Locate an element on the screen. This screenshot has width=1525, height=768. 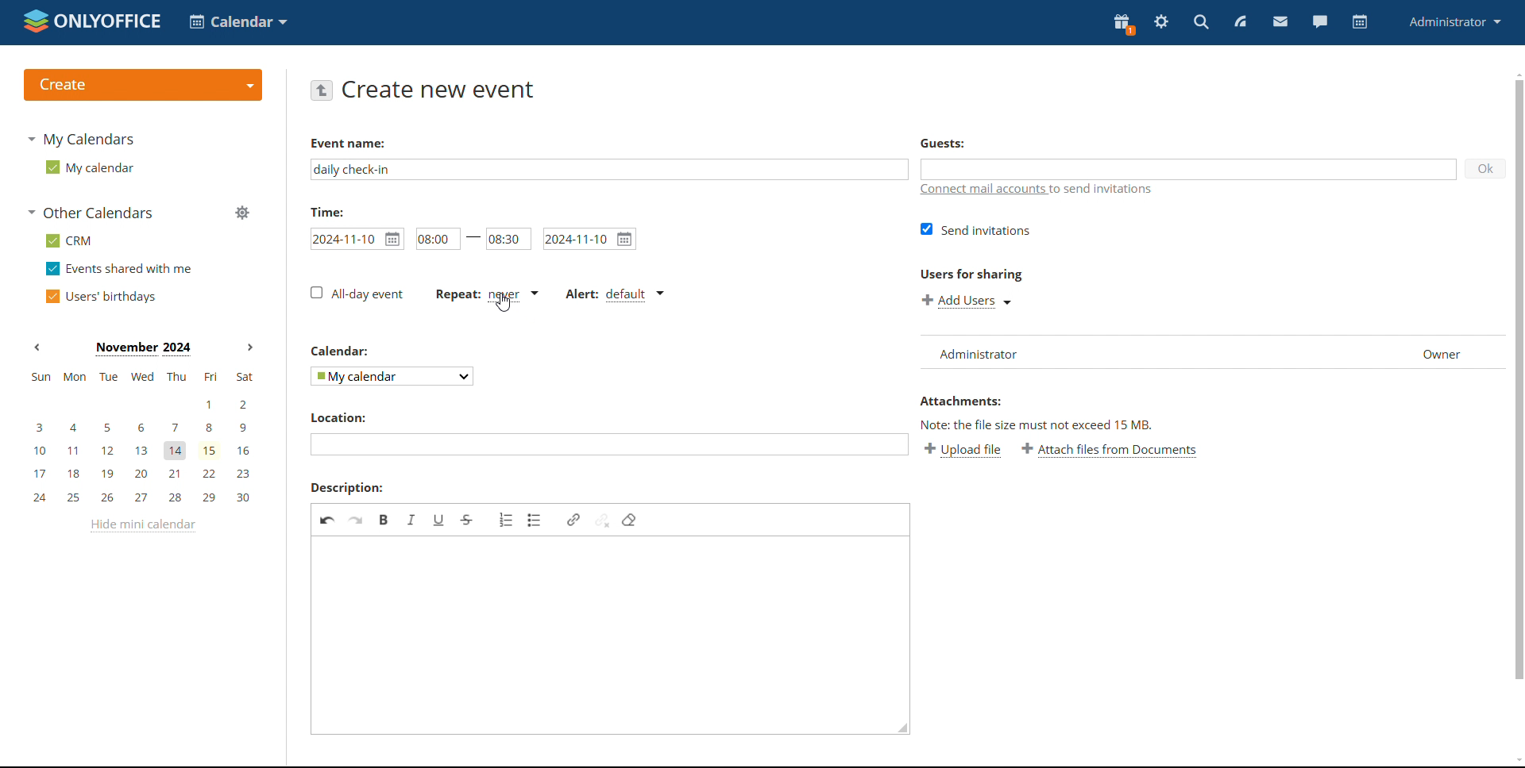
end time is located at coordinates (508, 240).